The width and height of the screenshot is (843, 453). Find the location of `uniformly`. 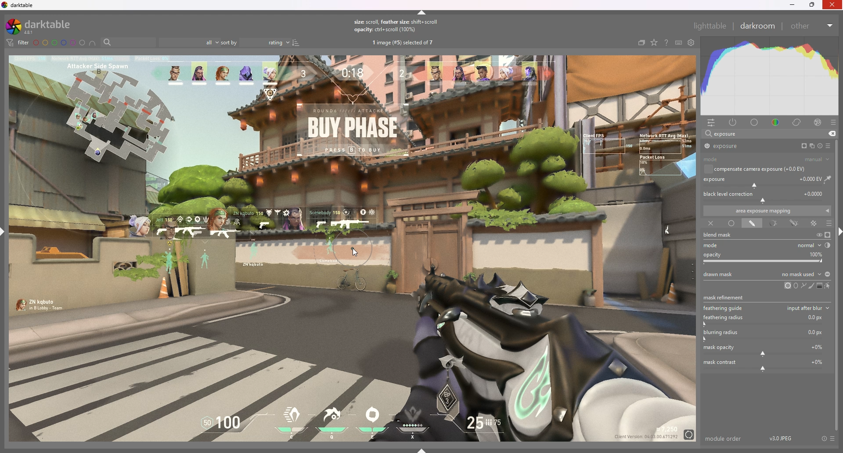

uniformly is located at coordinates (731, 223).